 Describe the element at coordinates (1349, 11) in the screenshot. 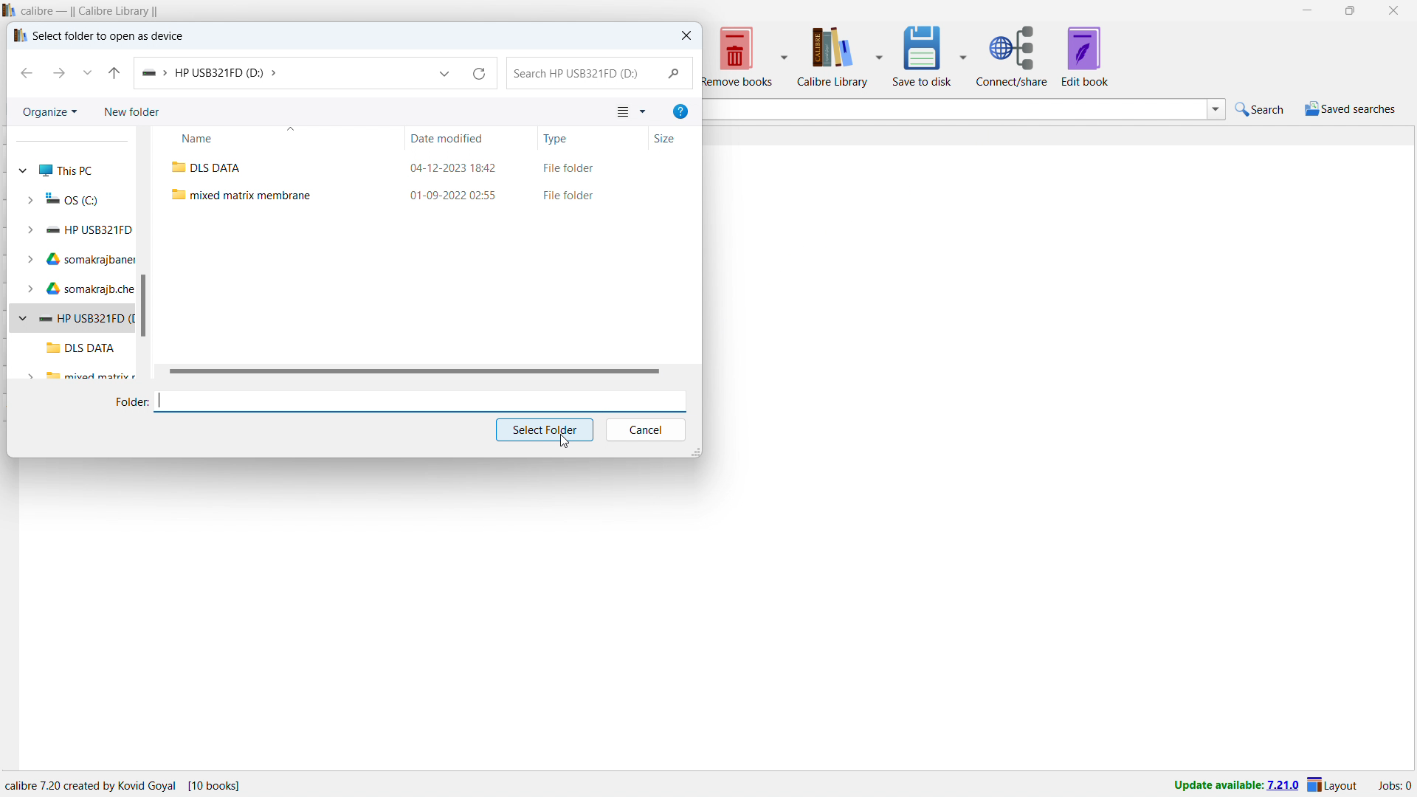

I see `maximize` at that location.